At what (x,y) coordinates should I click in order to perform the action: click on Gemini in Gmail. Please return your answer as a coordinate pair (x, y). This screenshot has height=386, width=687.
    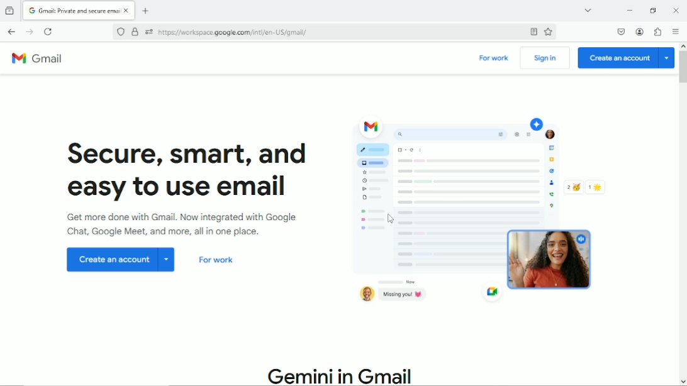
    Looking at the image, I should click on (342, 375).